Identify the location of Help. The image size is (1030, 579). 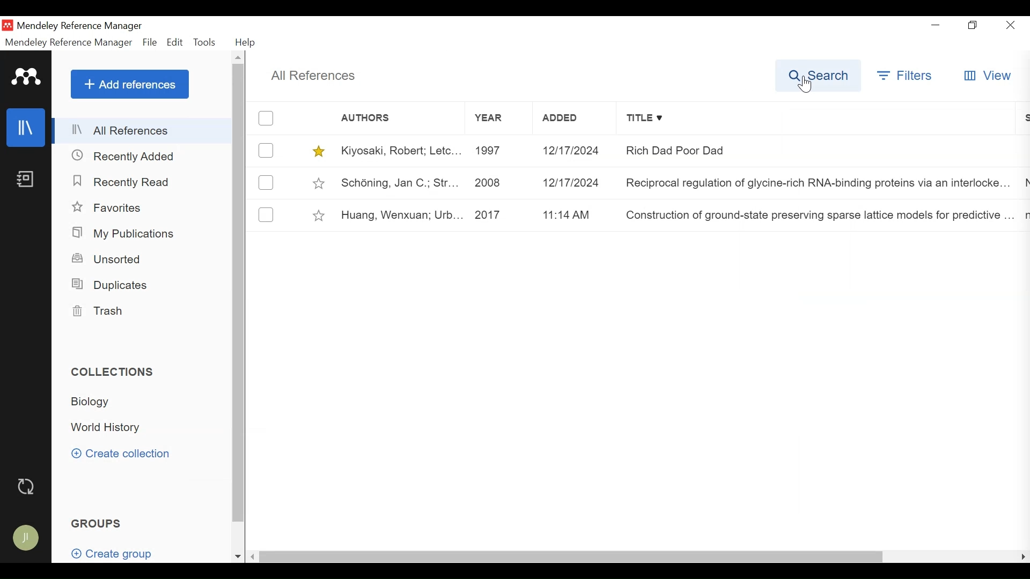
(247, 43).